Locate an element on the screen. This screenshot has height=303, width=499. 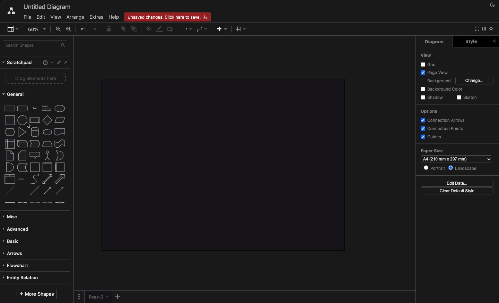
Change is located at coordinates (475, 81).